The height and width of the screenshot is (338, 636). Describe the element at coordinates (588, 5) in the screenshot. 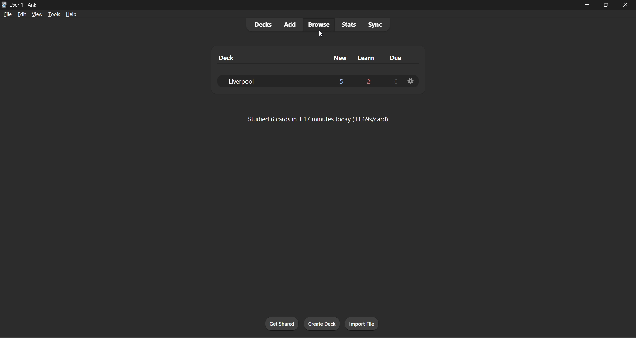

I see `minimize` at that location.